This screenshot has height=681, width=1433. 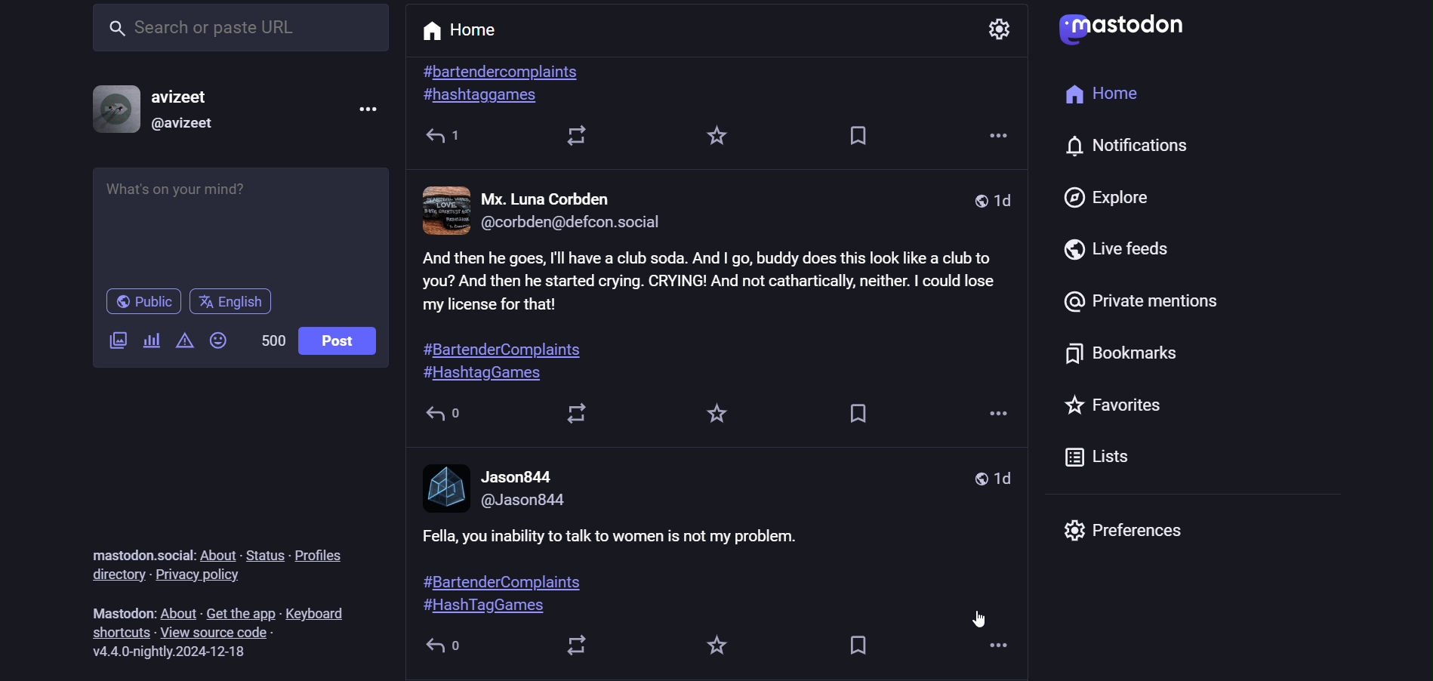 What do you see at coordinates (680, 575) in the screenshot?
I see `new post` at bounding box center [680, 575].